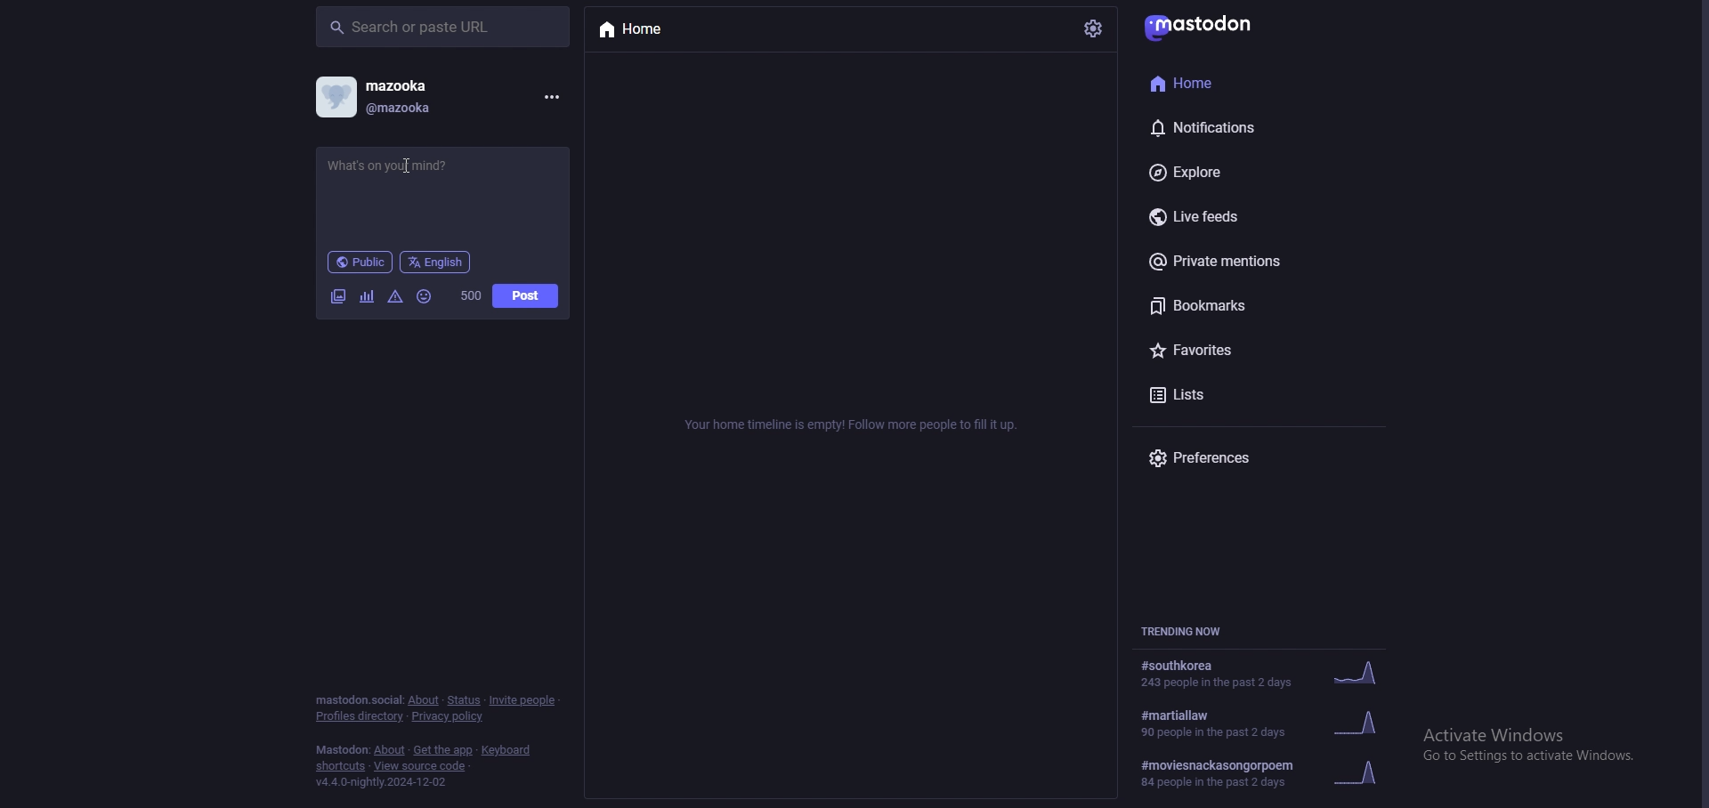 The height and width of the screenshot is (808, 1709). I want to click on private mentions, so click(1241, 262).